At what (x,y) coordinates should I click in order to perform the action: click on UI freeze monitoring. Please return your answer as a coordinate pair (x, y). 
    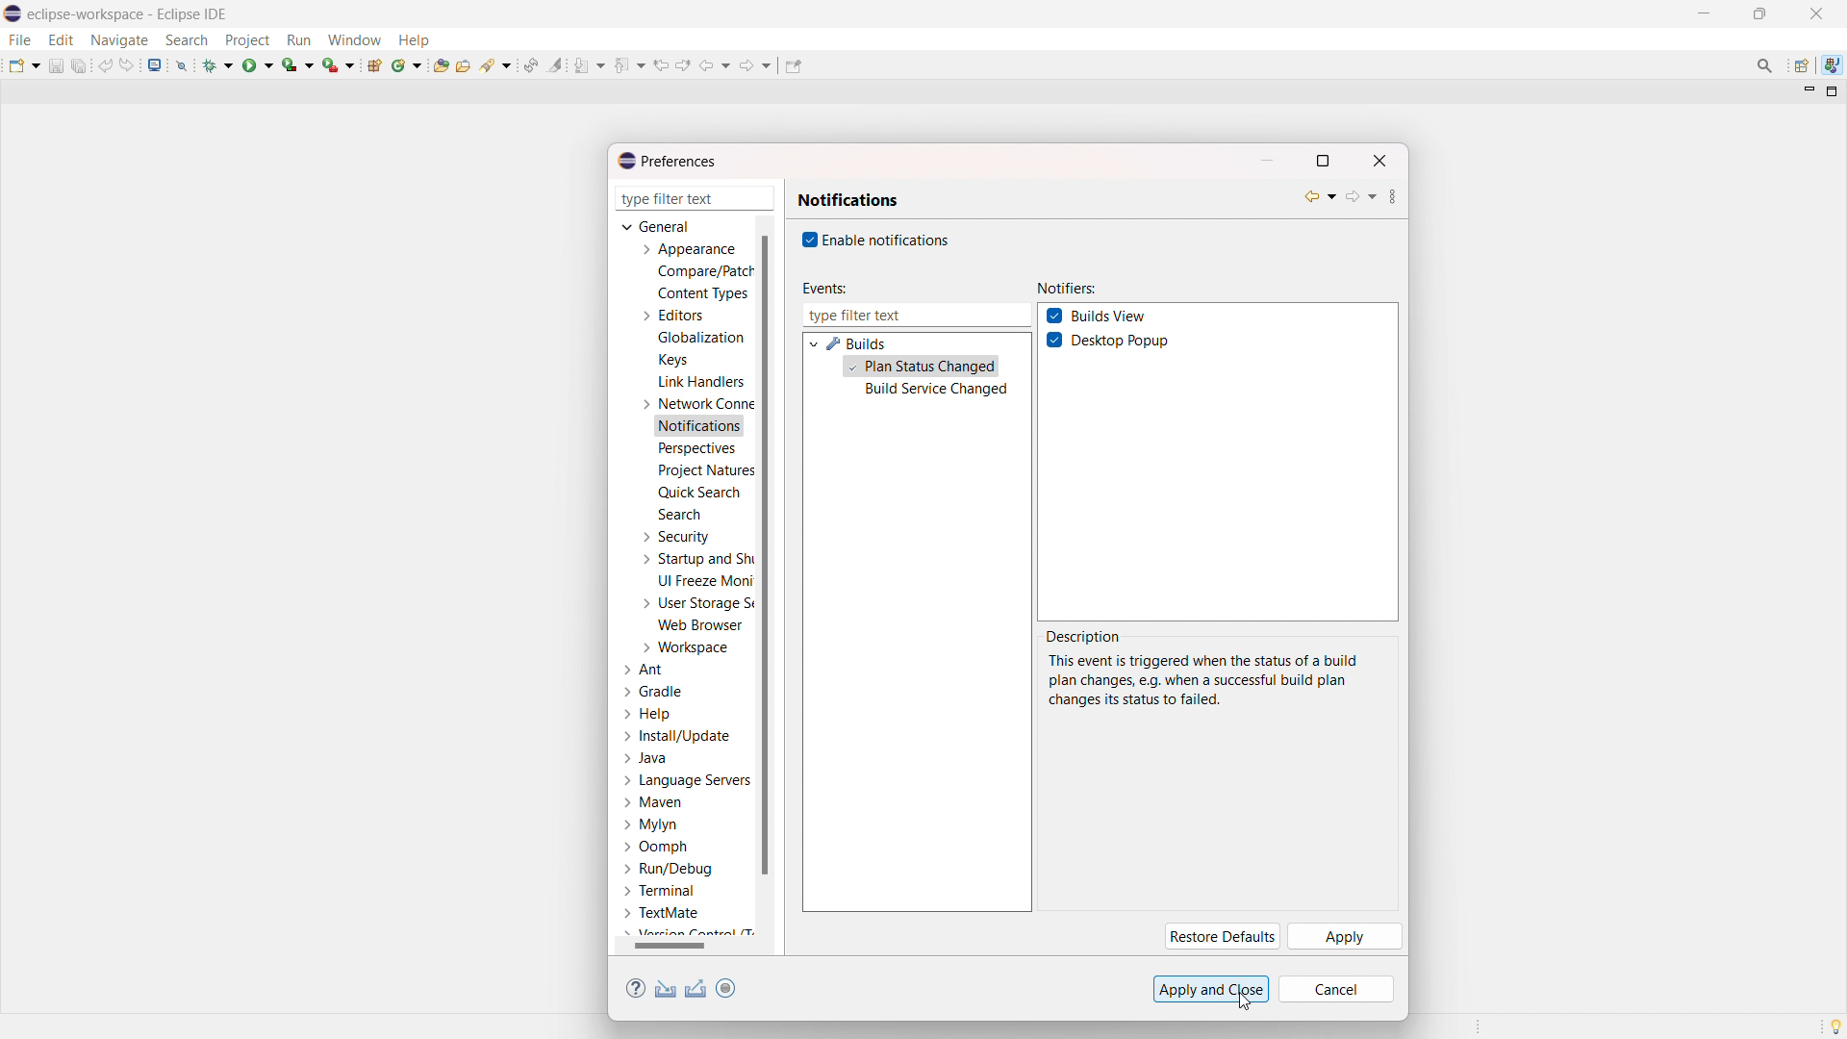
    Looking at the image, I should click on (705, 581).